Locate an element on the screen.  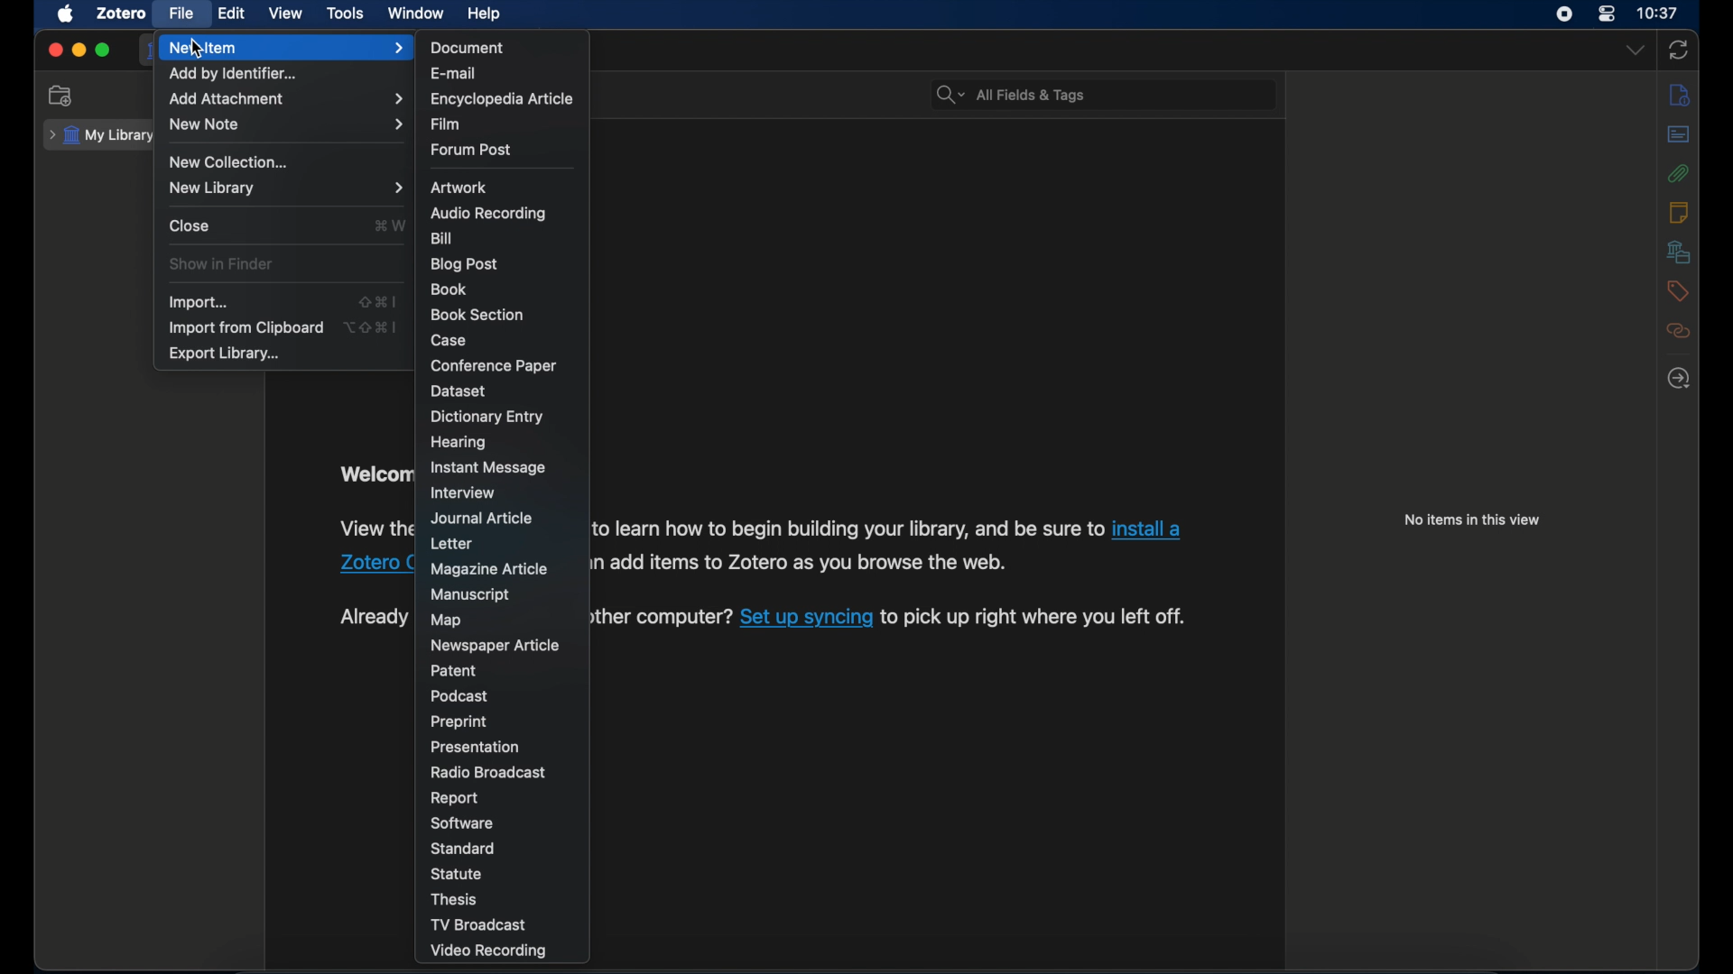
view is located at coordinates (287, 14).